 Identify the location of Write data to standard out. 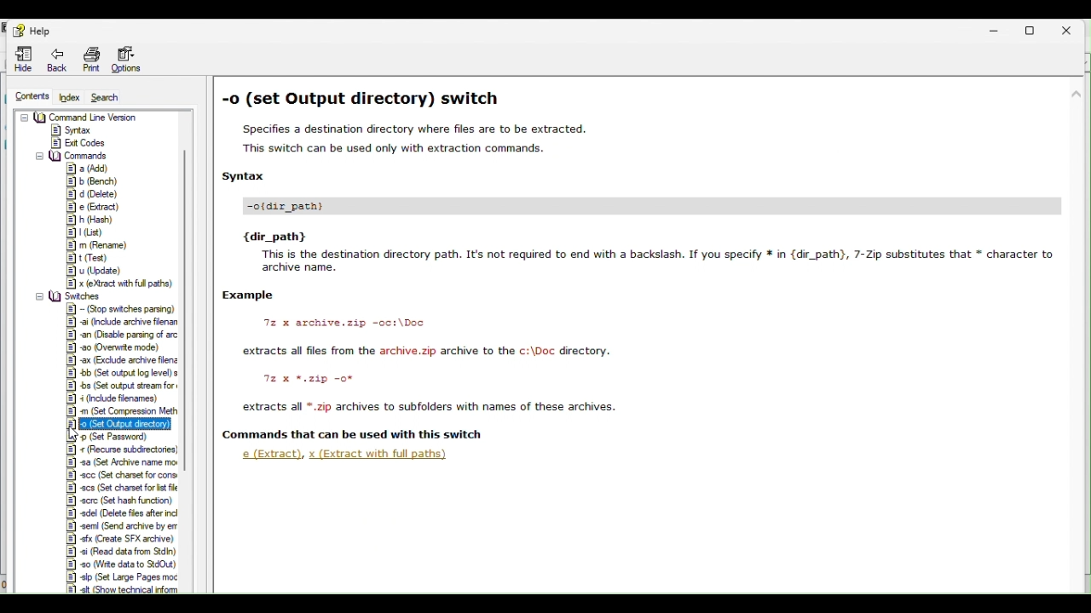
(119, 564).